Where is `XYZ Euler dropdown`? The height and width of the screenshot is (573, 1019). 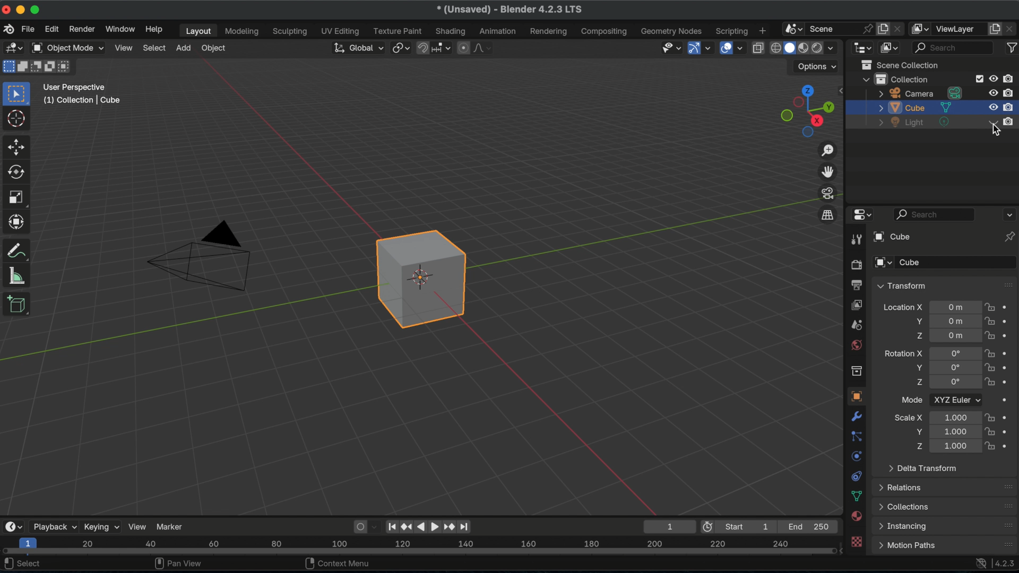 XYZ Euler dropdown is located at coordinates (957, 400).